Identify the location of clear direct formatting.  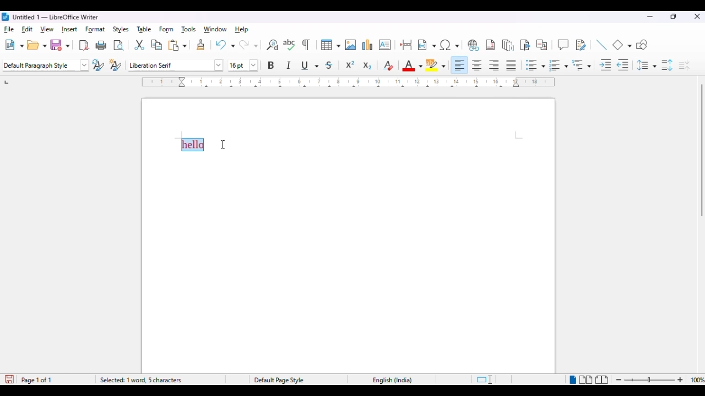
(388, 65).